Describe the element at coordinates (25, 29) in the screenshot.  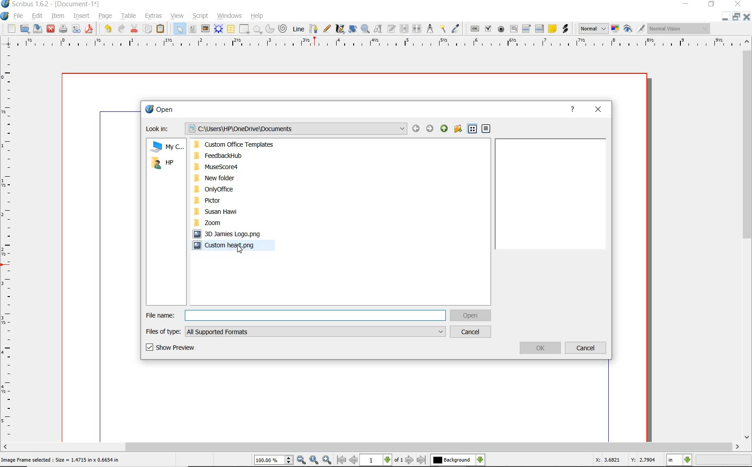
I see `open` at that location.